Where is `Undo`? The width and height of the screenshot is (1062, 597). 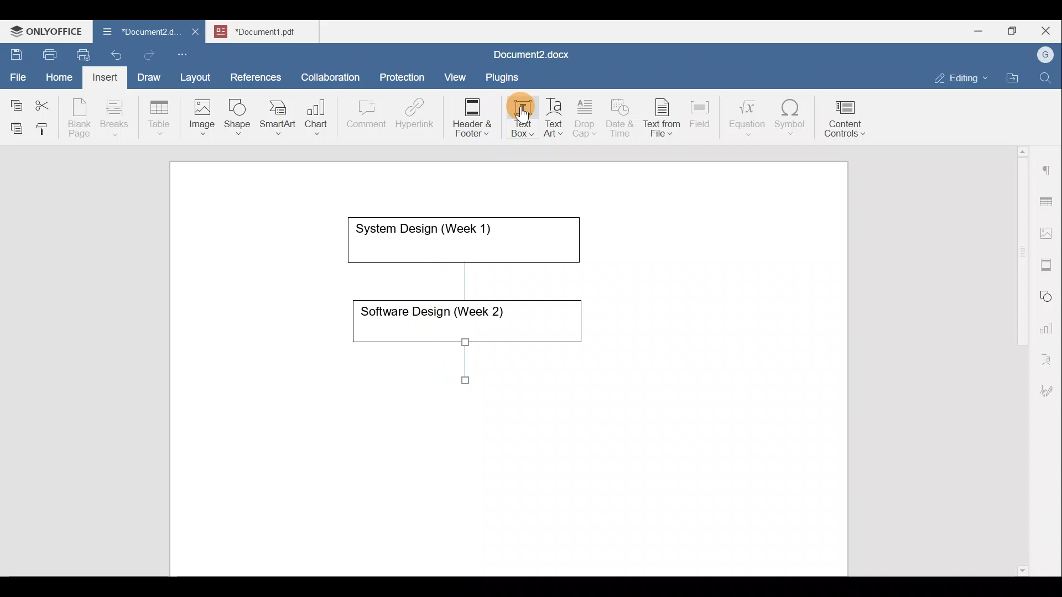
Undo is located at coordinates (114, 53).